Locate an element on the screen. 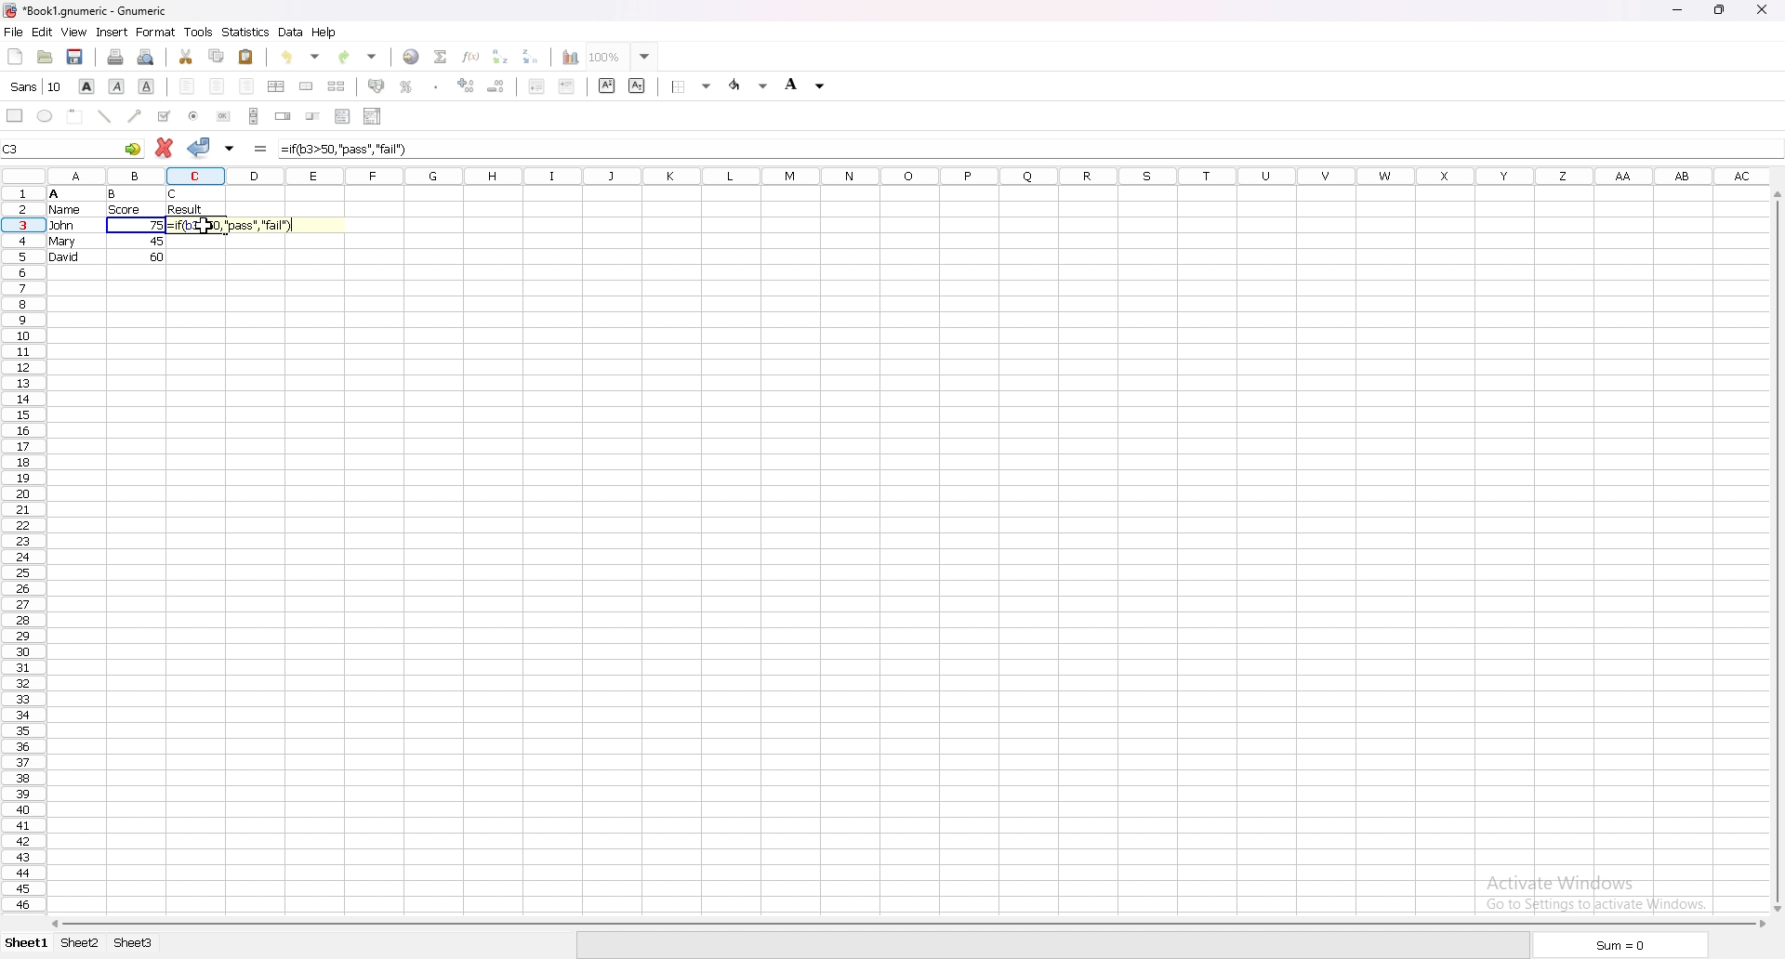 Image resolution: width=1785 pixels, height=959 pixels. a is located at coordinates (55, 194).